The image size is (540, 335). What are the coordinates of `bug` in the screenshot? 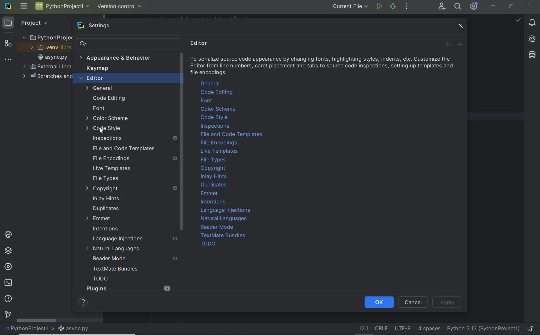 It's located at (392, 6).